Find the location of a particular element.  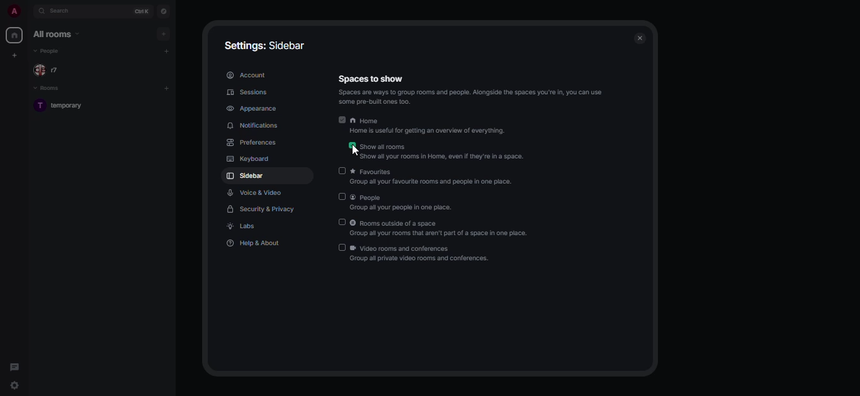

info is located at coordinates (473, 97).